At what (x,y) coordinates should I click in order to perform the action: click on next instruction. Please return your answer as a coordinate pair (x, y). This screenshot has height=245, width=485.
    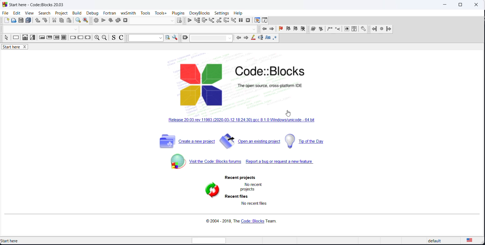
    Looking at the image, I should click on (226, 21).